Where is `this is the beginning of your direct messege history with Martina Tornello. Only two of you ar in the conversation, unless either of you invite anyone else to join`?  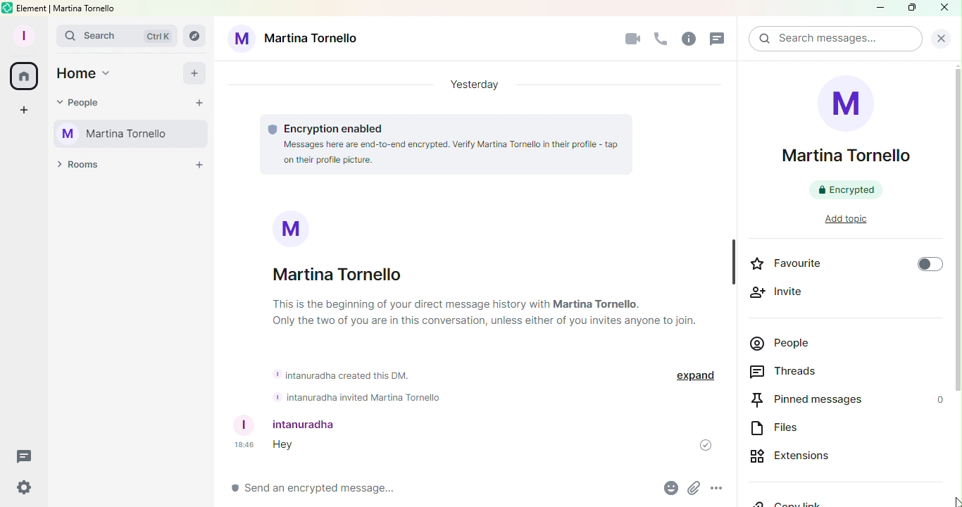 this is the beginning of your direct messege history with Martina Tornello. Only two of you ar in the conversation, unless either of you invite anyone else to join is located at coordinates (482, 313).